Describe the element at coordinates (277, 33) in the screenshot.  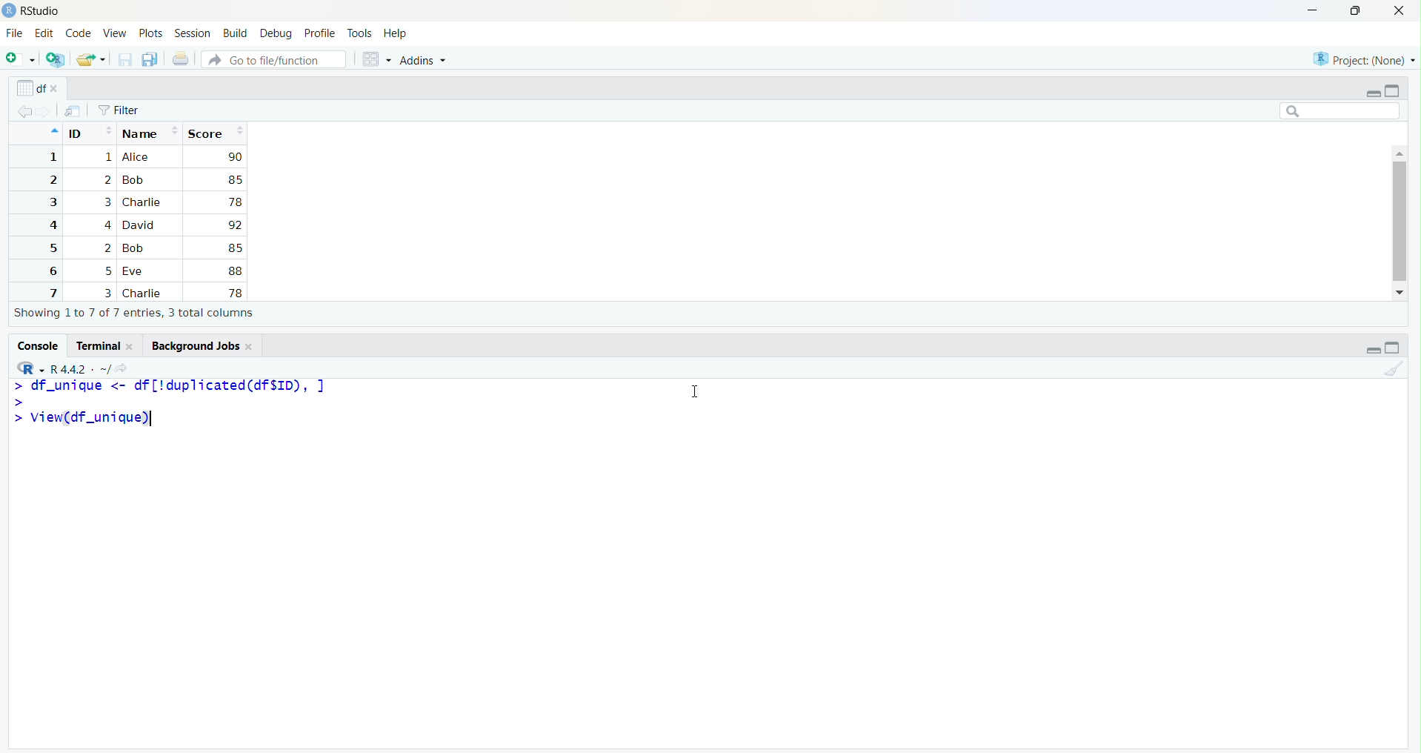
I see `Debug` at that location.